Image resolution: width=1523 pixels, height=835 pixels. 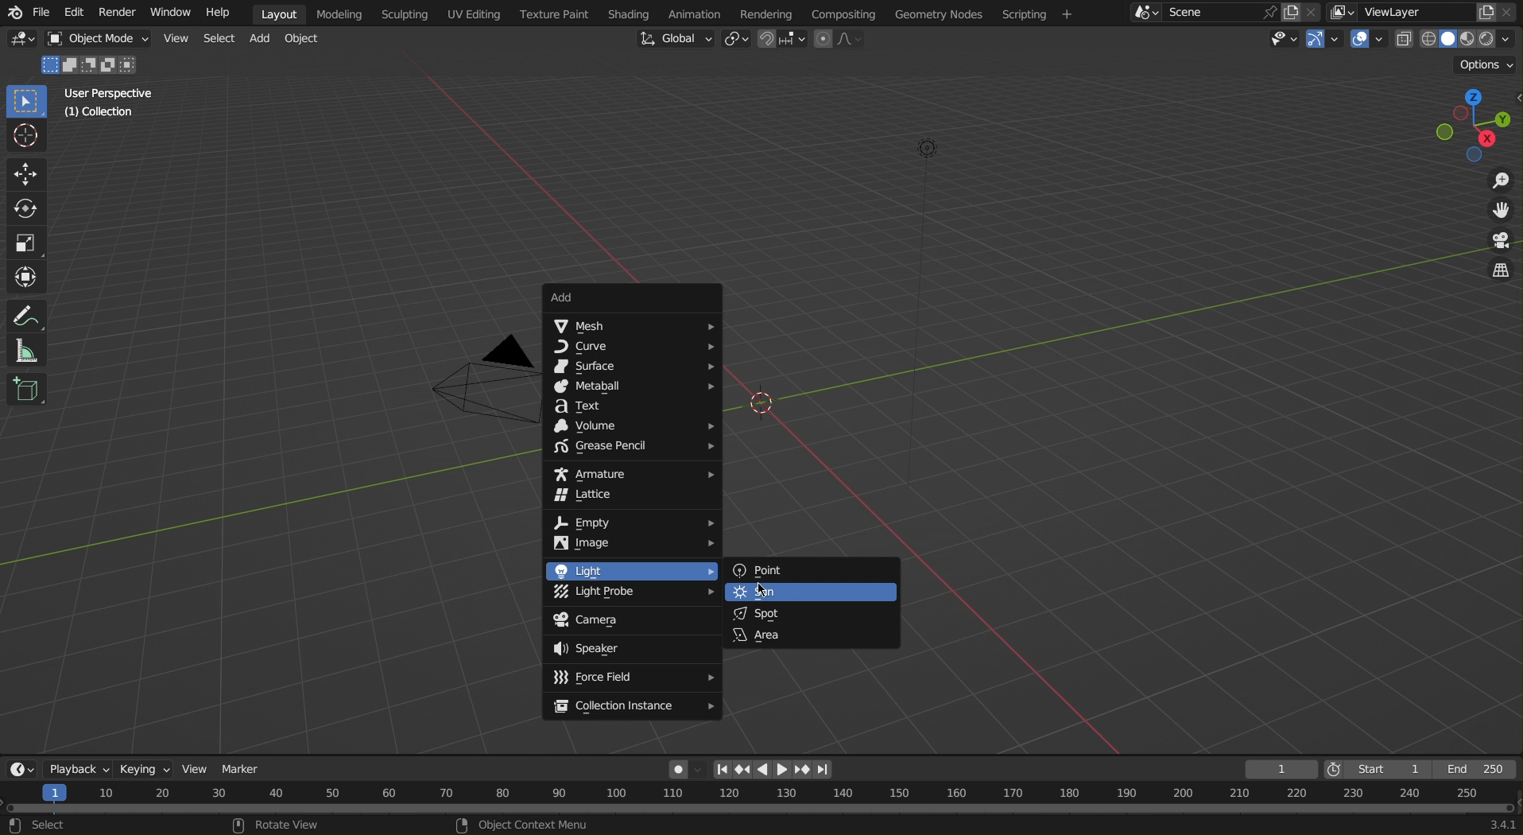 I want to click on Empty, so click(x=632, y=522).